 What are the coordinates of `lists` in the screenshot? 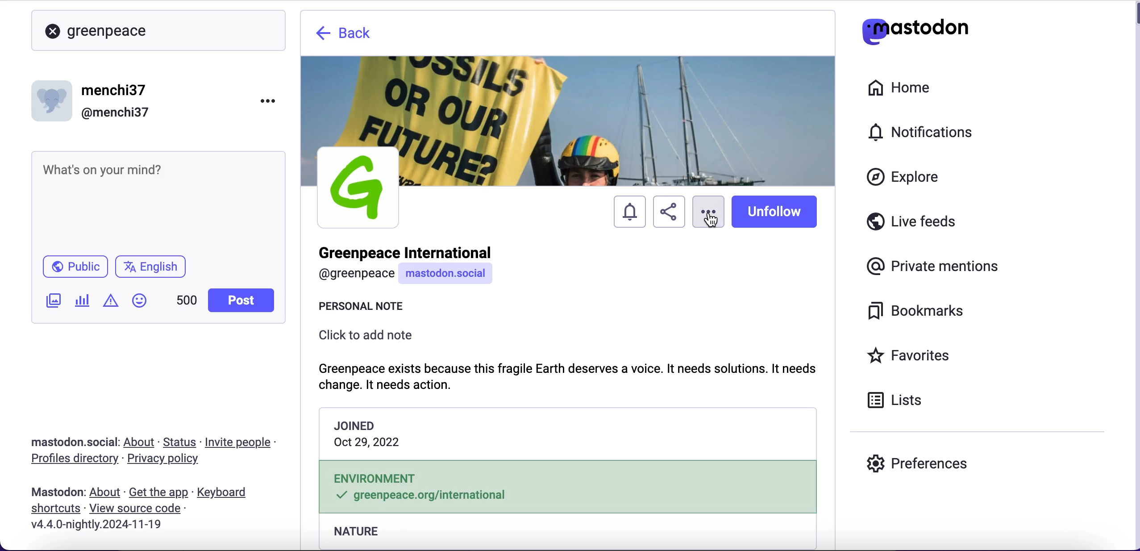 It's located at (900, 399).